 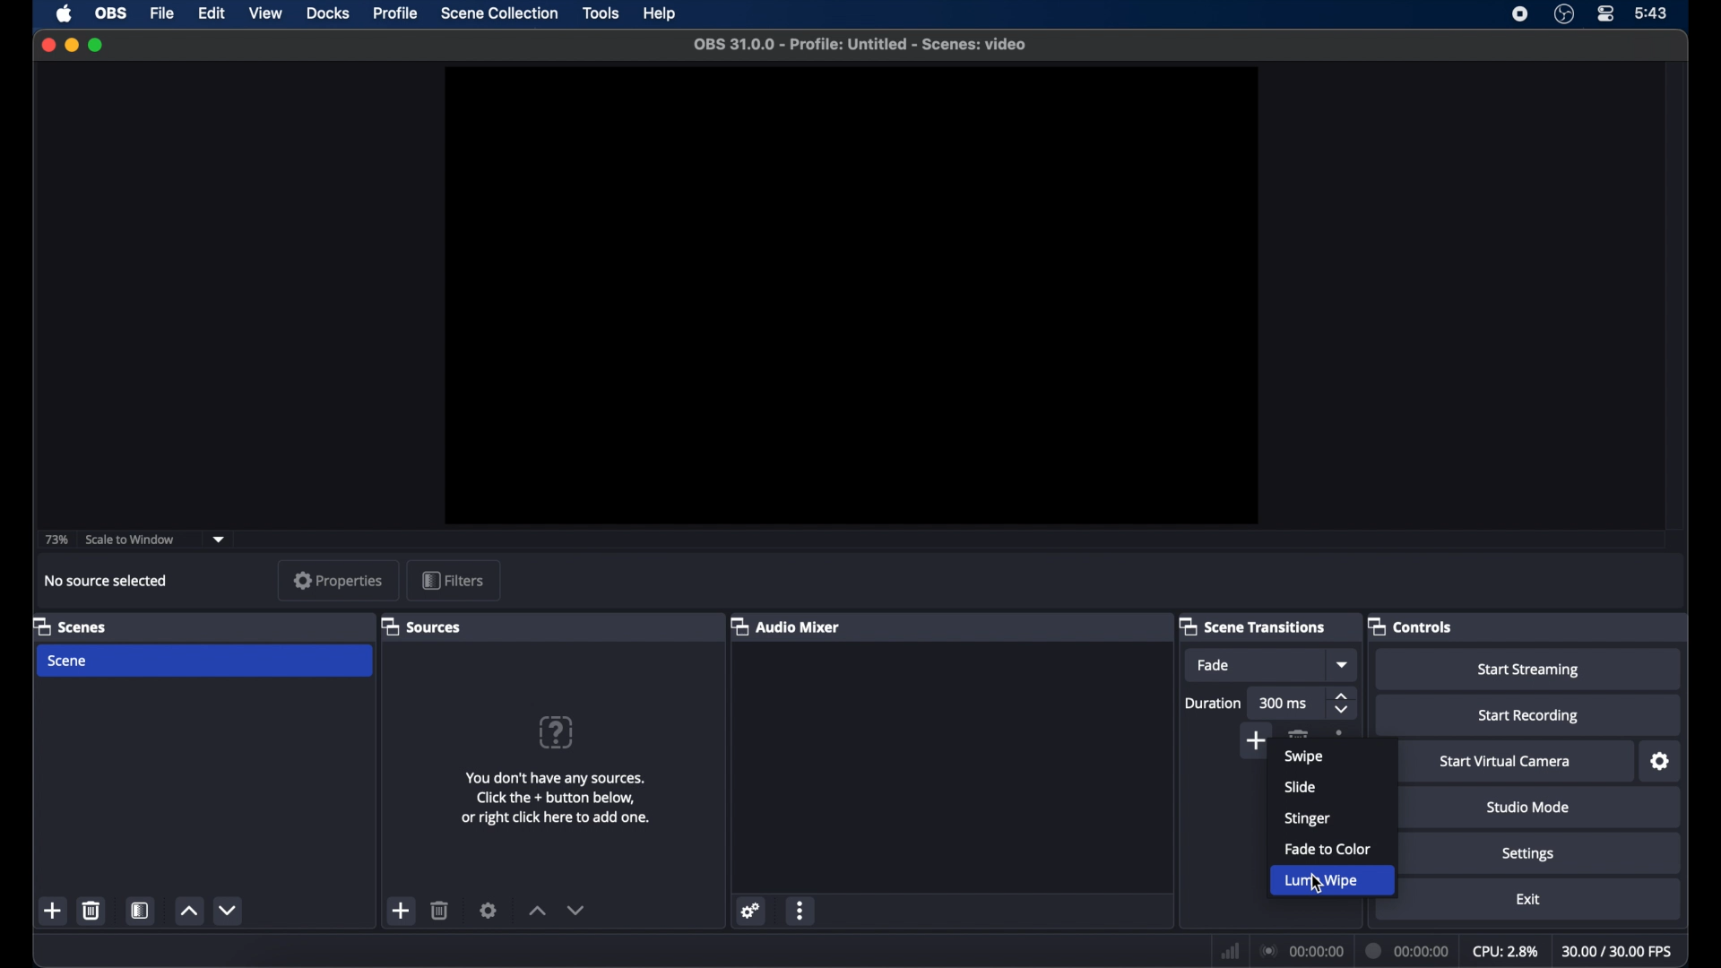 I want to click on increment, so click(x=192, y=911).